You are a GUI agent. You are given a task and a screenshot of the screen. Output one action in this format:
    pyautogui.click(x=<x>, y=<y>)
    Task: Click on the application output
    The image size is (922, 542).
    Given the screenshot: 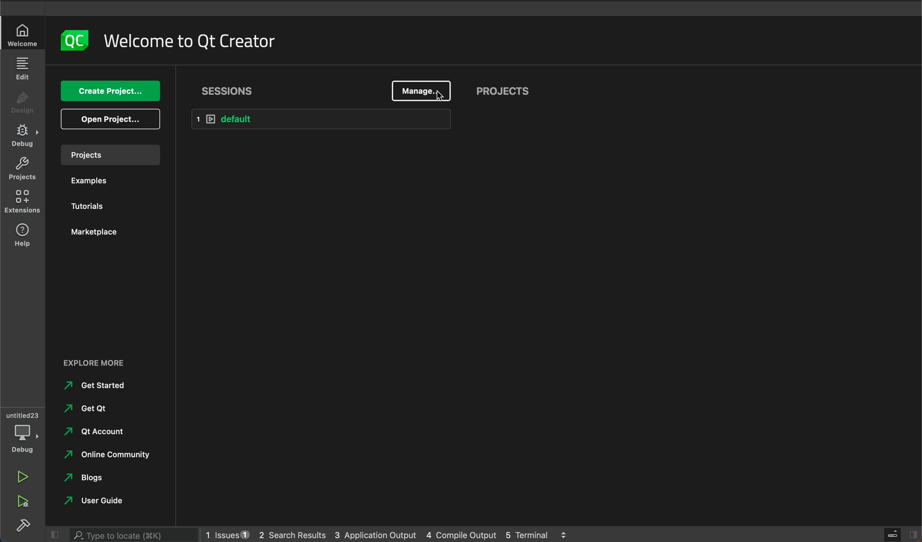 What is the action you would take?
    pyautogui.click(x=376, y=533)
    